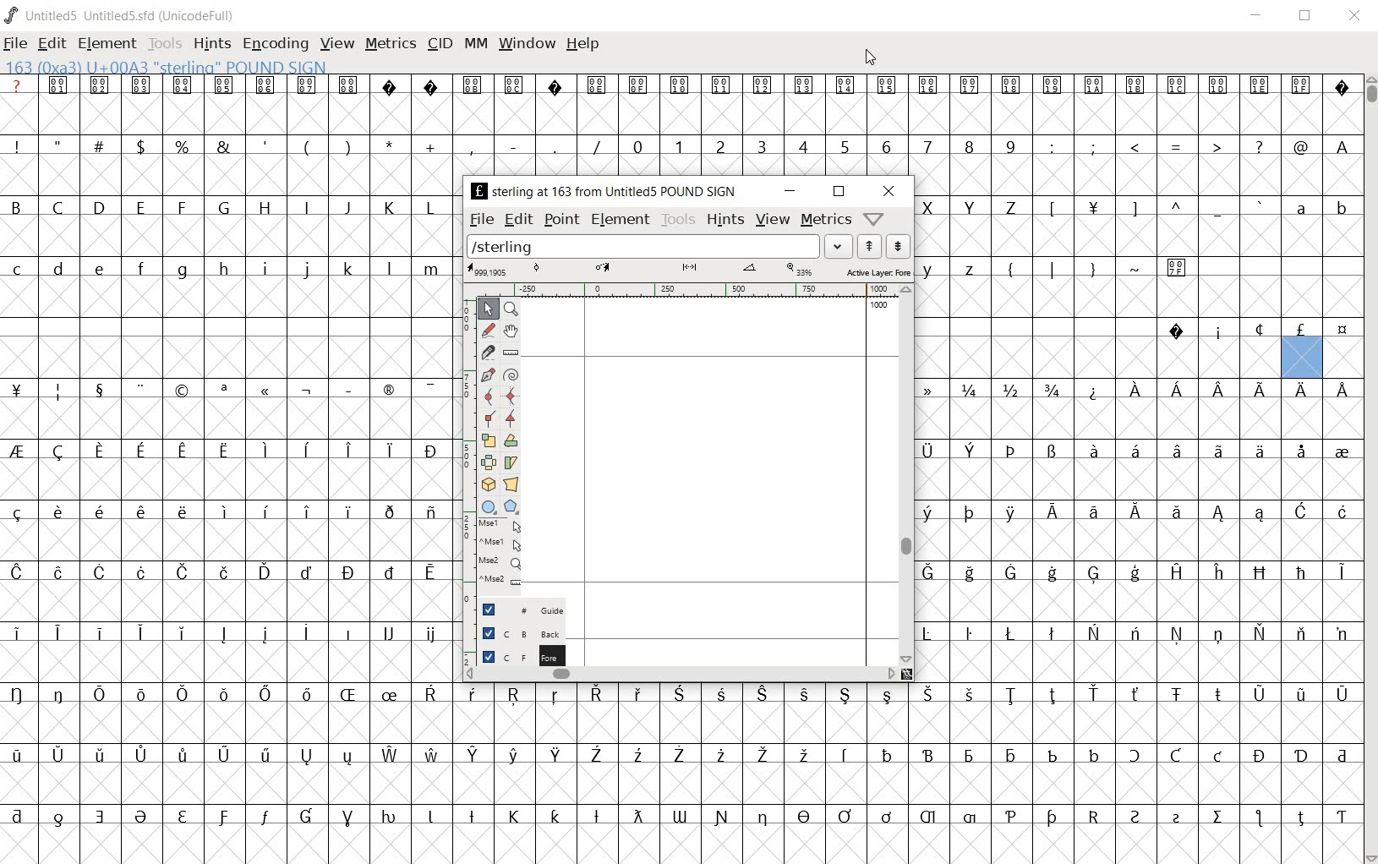  Describe the element at coordinates (932, 513) in the screenshot. I see `Symbol` at that location.